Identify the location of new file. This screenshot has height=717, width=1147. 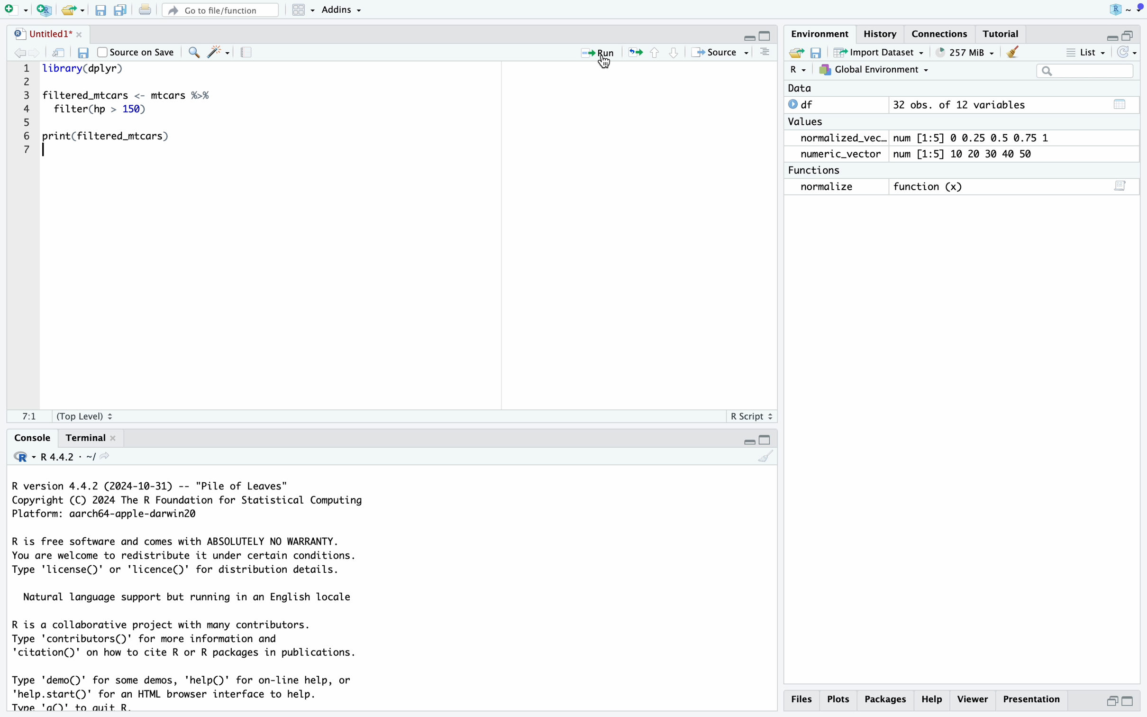
(14, 10).